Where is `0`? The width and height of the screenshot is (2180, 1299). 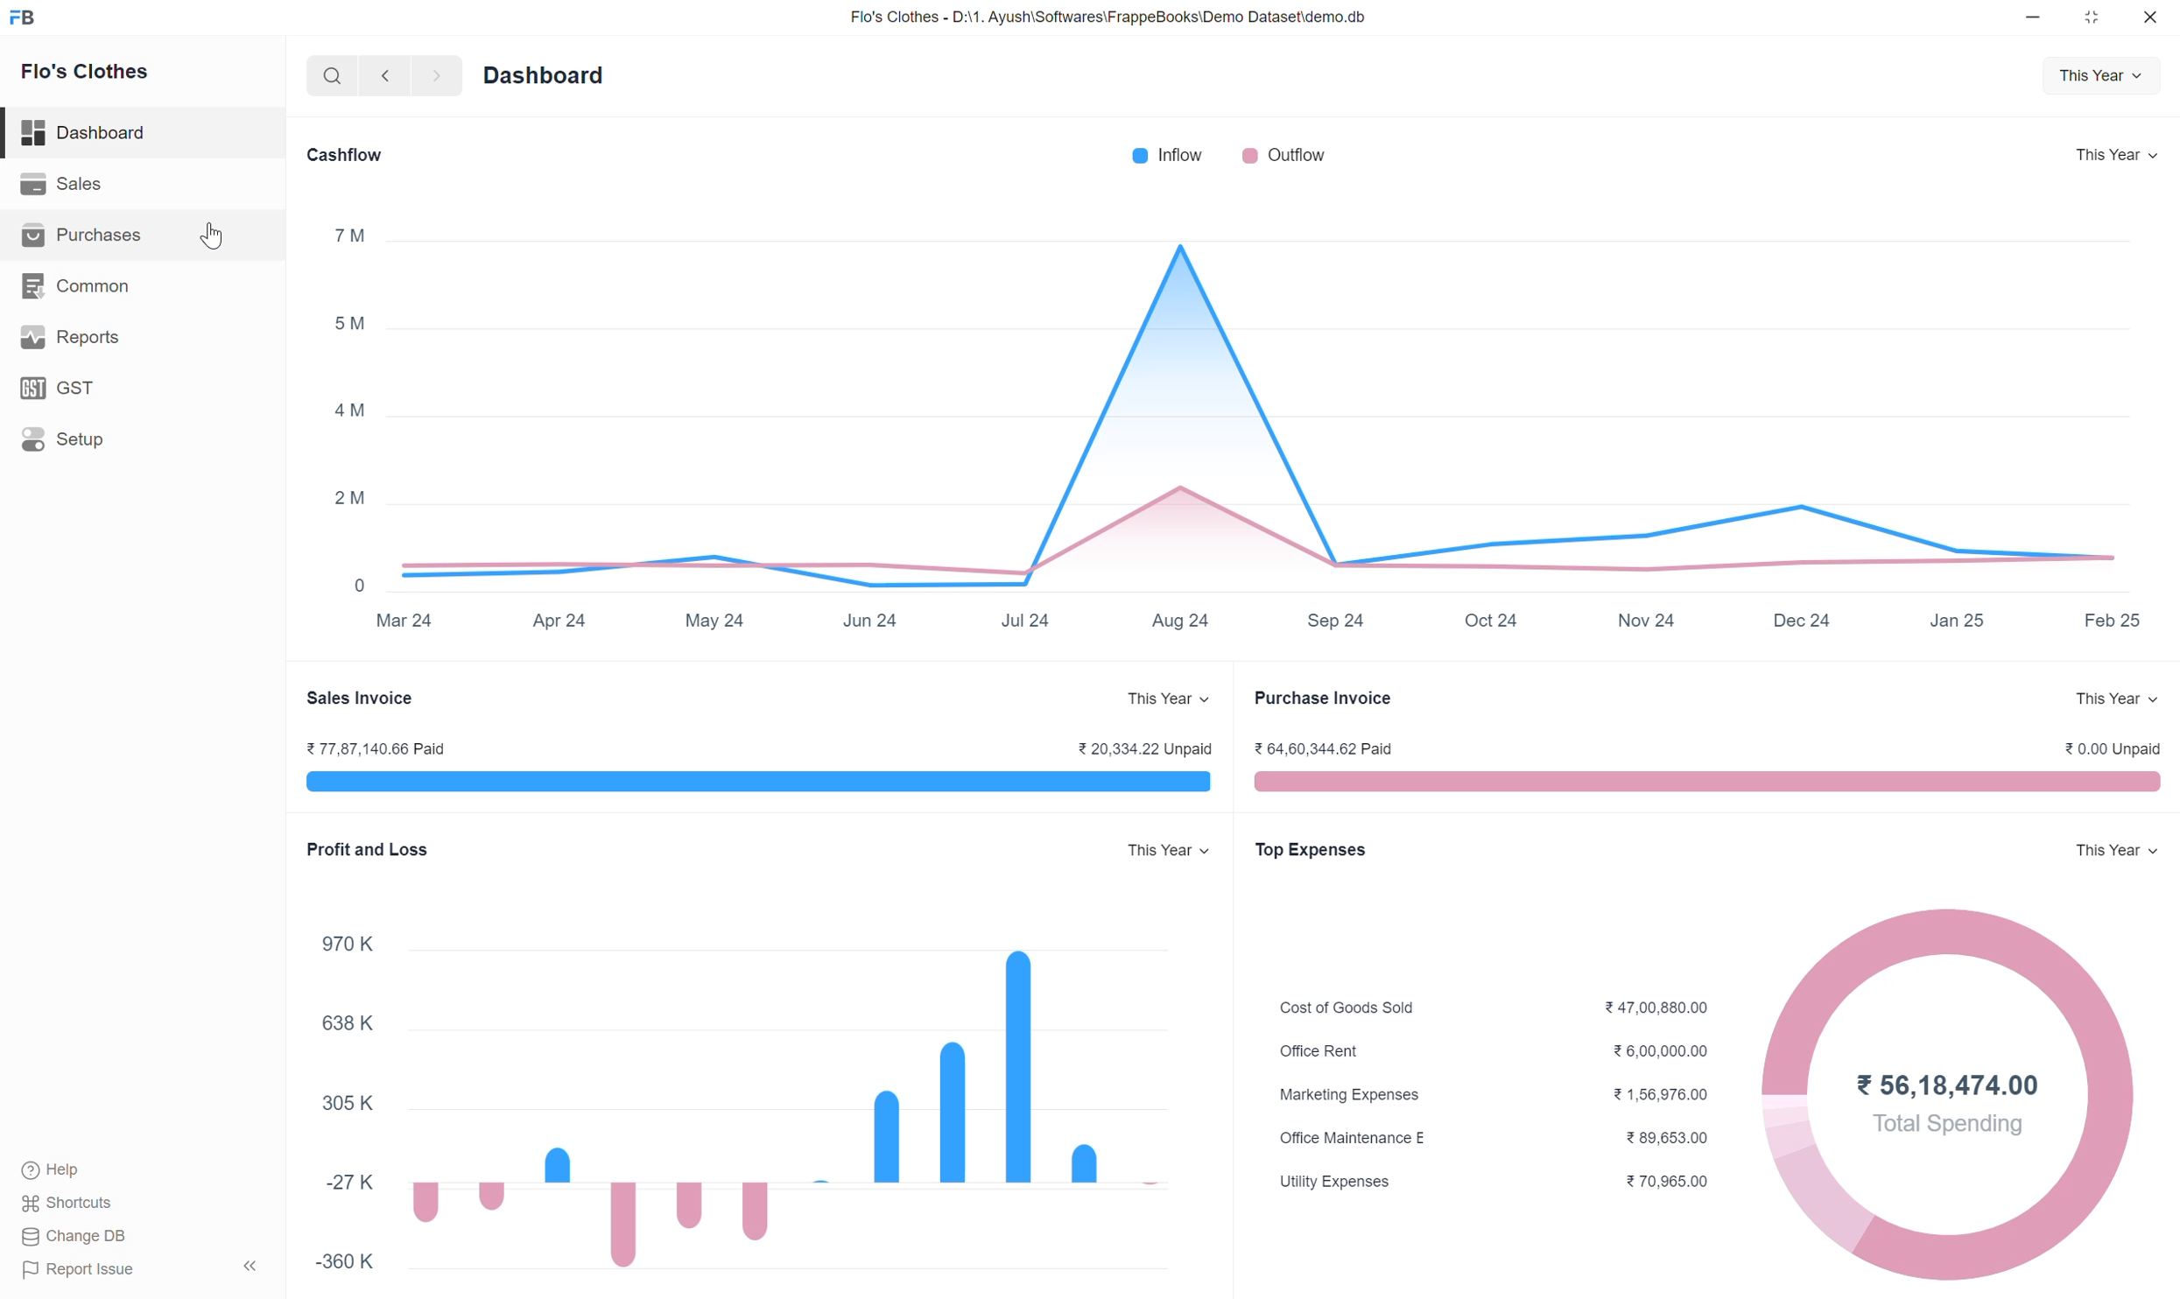
0 is located at coordinates (361, 585).